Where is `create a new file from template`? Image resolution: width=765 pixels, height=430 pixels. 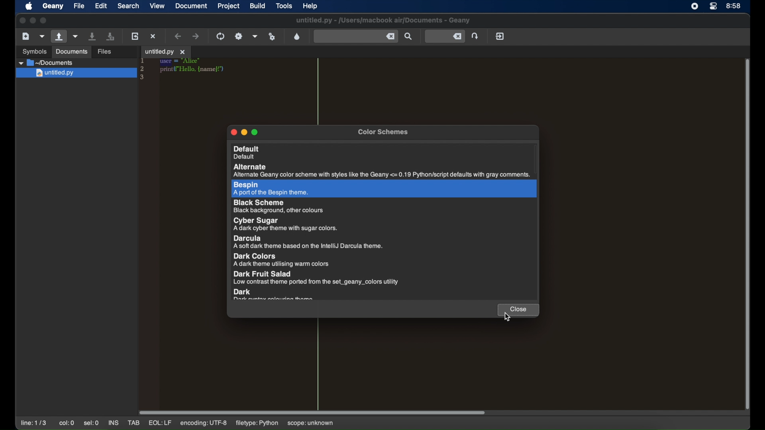 create a new file from template is located at coordinates (42, 36).